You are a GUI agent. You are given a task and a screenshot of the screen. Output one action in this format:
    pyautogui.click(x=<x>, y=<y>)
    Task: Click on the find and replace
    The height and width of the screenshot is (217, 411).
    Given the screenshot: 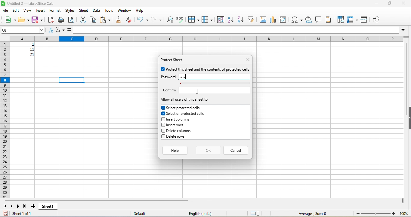 What is the action you would take?
    pyautogui.click(x=169, y=20)
    